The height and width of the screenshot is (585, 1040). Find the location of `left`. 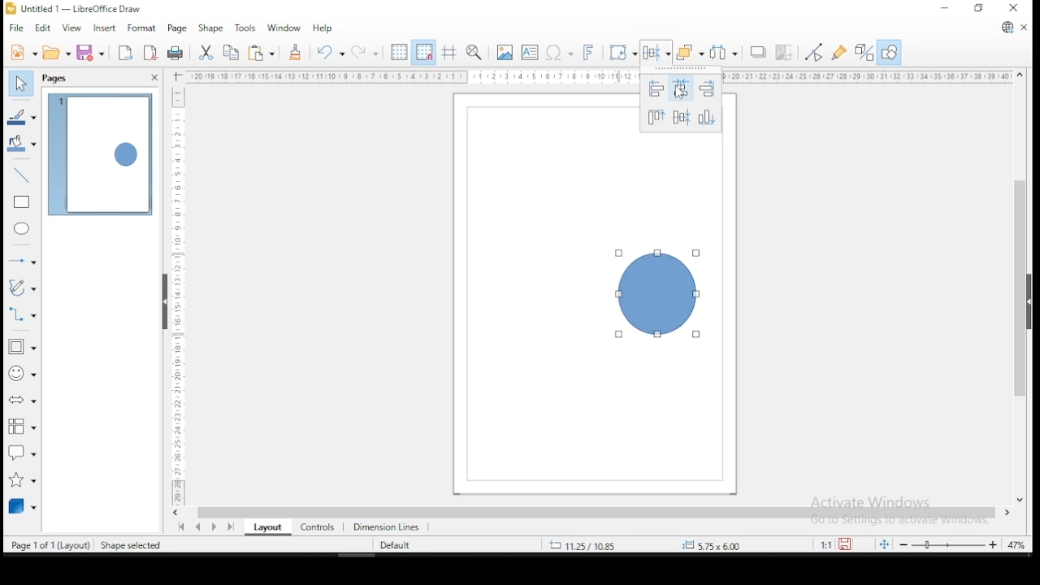

left is located at coordinates (653, 89).